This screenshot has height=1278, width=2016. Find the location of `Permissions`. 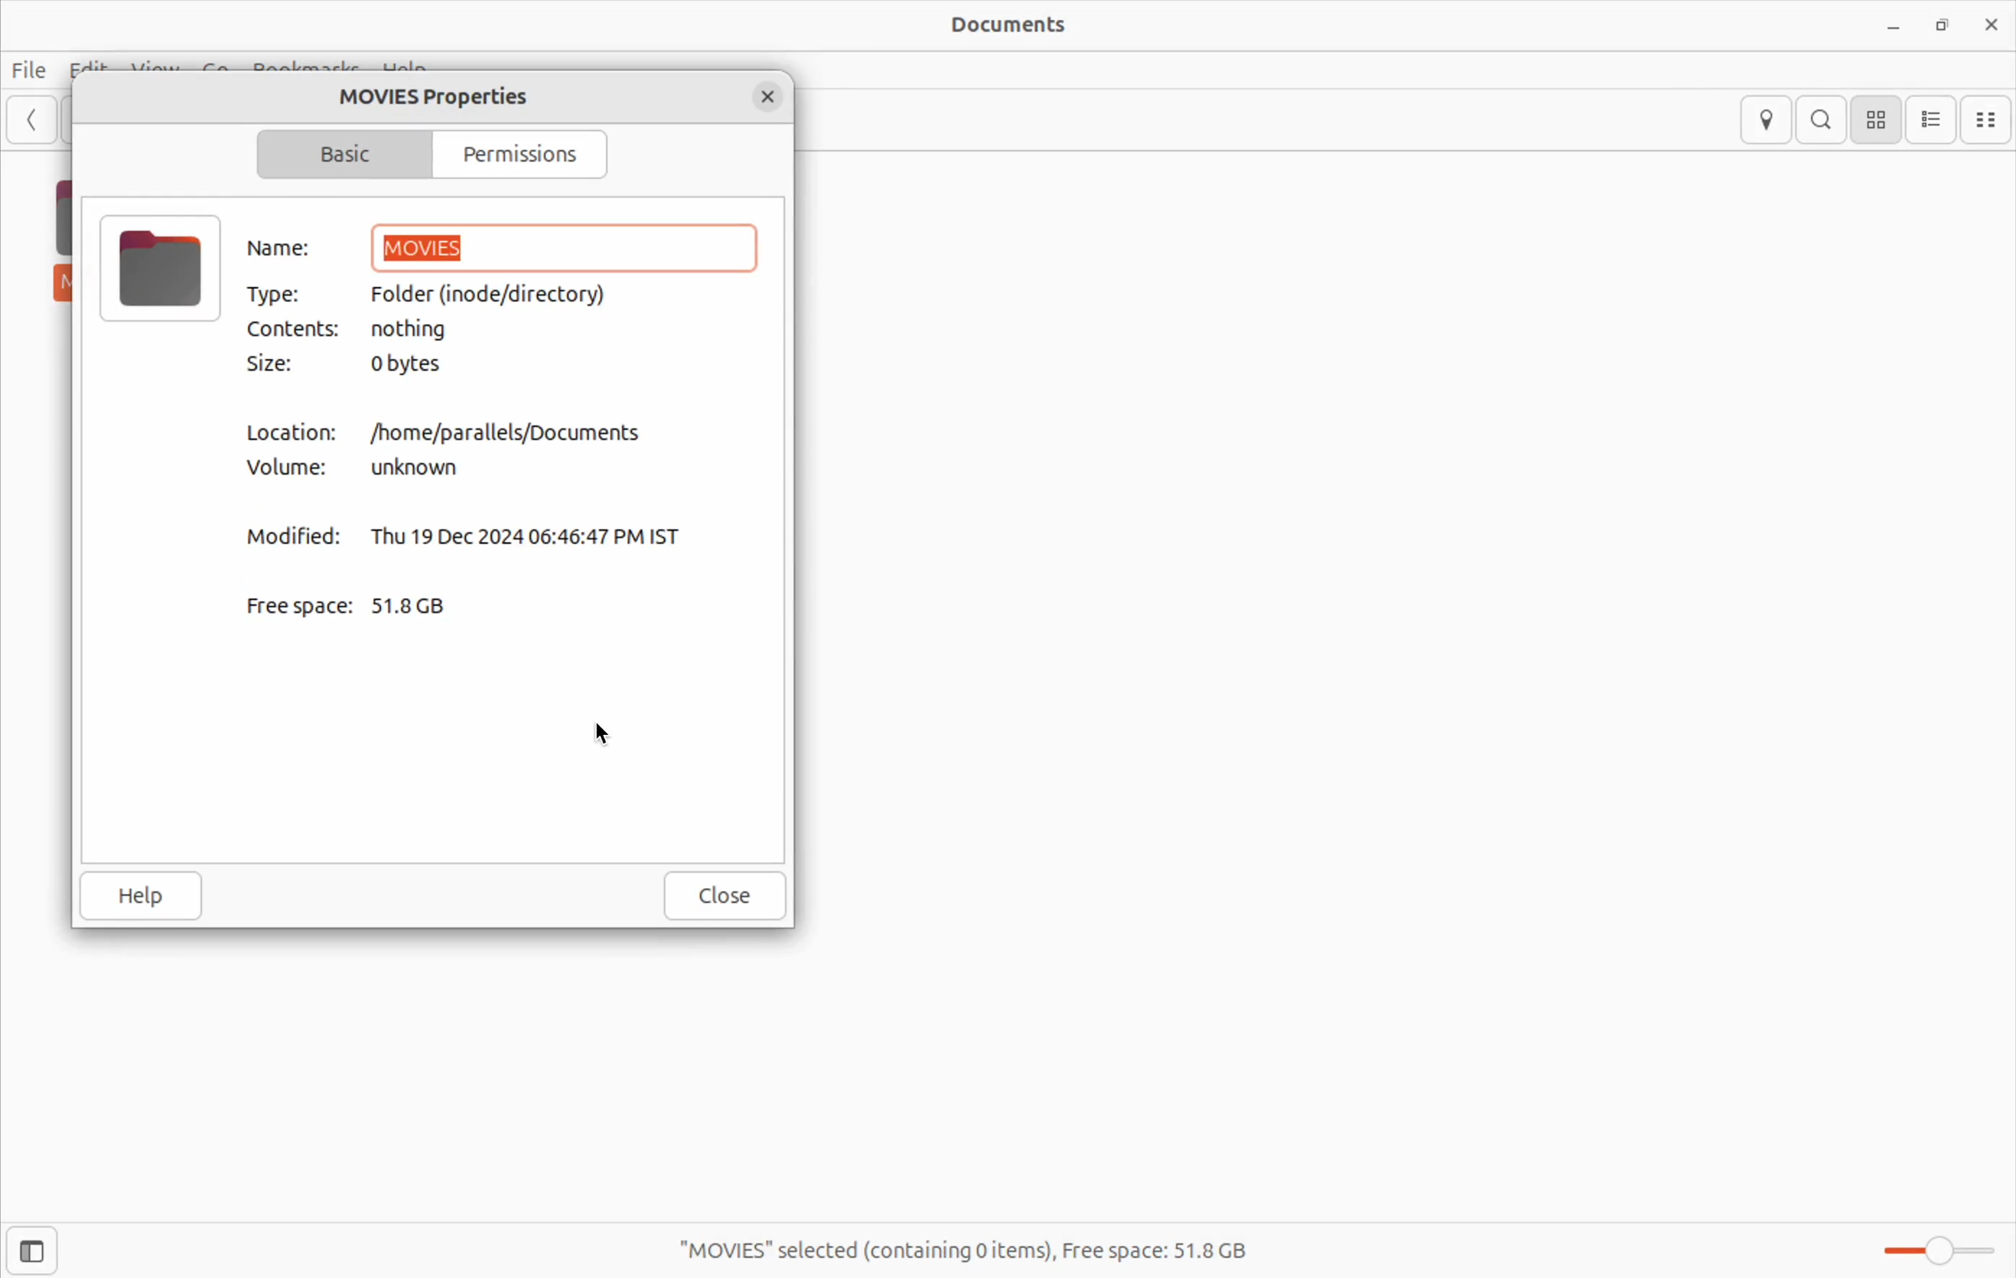

Permissions is located at coordinates (525, 157).